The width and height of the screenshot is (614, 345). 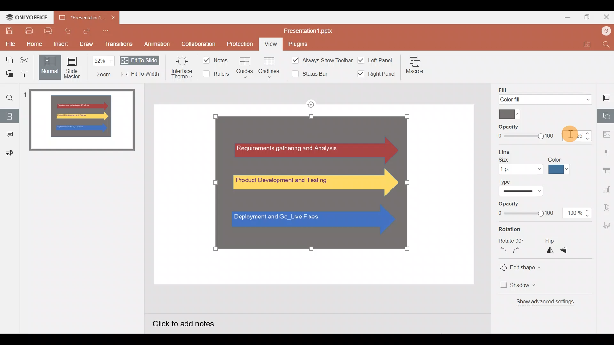 I want to click on Close, so click(x=113, y=18).